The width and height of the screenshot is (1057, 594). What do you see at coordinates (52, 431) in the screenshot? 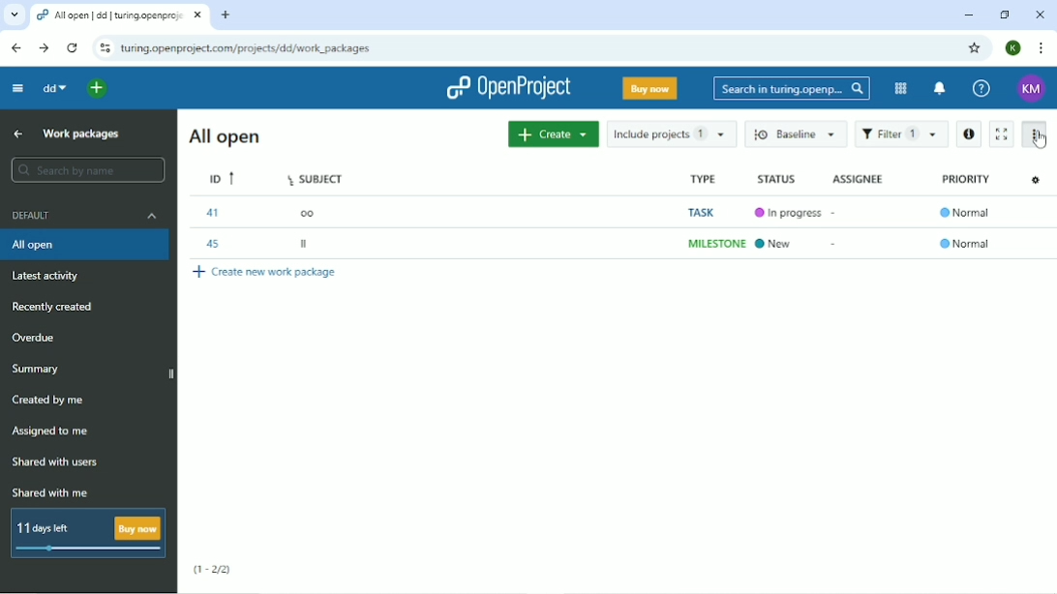
I see `Assigned to me` at bounding box center [52, 431].